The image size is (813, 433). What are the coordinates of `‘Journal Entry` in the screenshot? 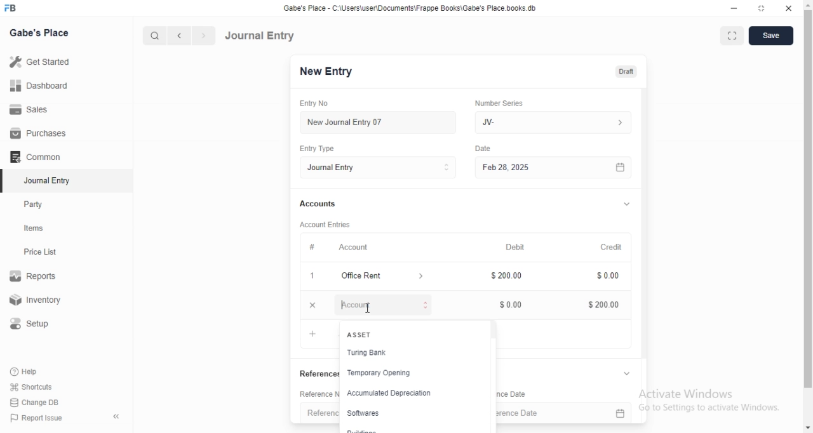 It's located at (49, 180).